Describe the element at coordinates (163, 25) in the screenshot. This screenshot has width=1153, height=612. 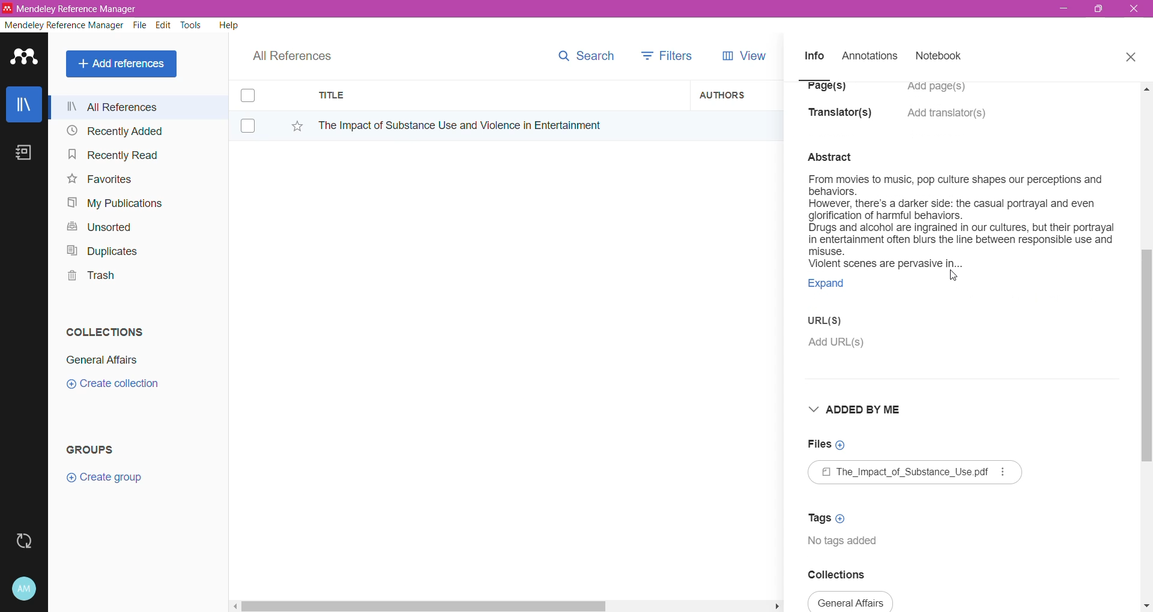
I see `Edit` at that location.